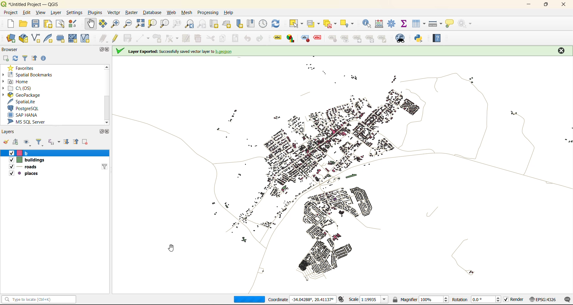 The image size is (573, 305). I want to click on processing, so click(207, 12).